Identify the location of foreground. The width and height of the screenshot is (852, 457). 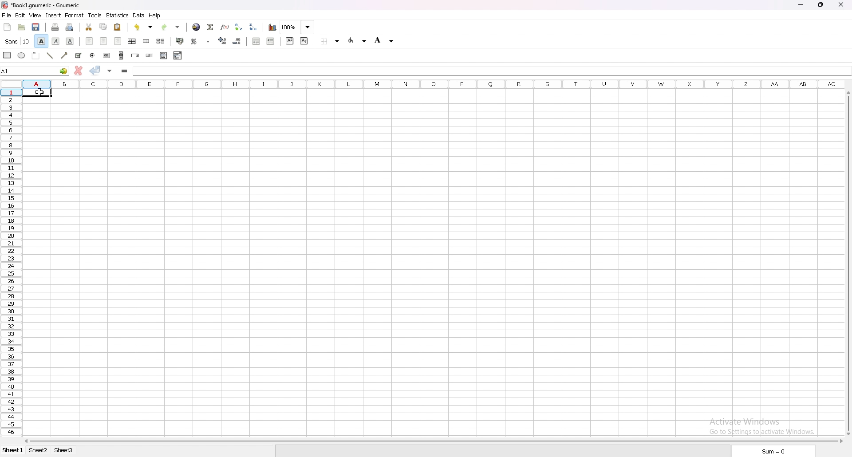
(358, 40).